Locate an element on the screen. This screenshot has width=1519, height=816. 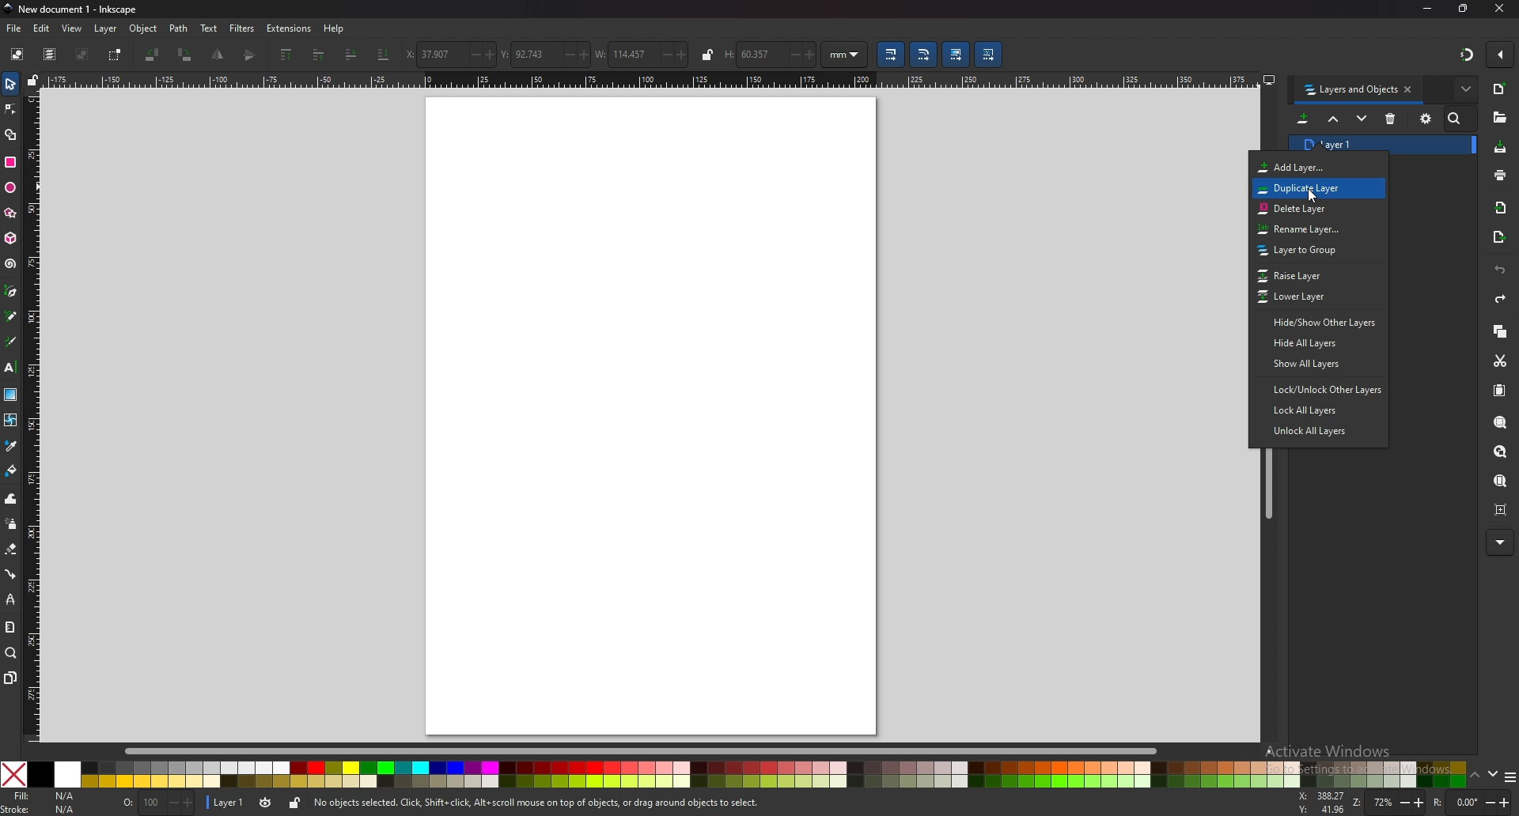
new is located at coordinates (1500, 89).